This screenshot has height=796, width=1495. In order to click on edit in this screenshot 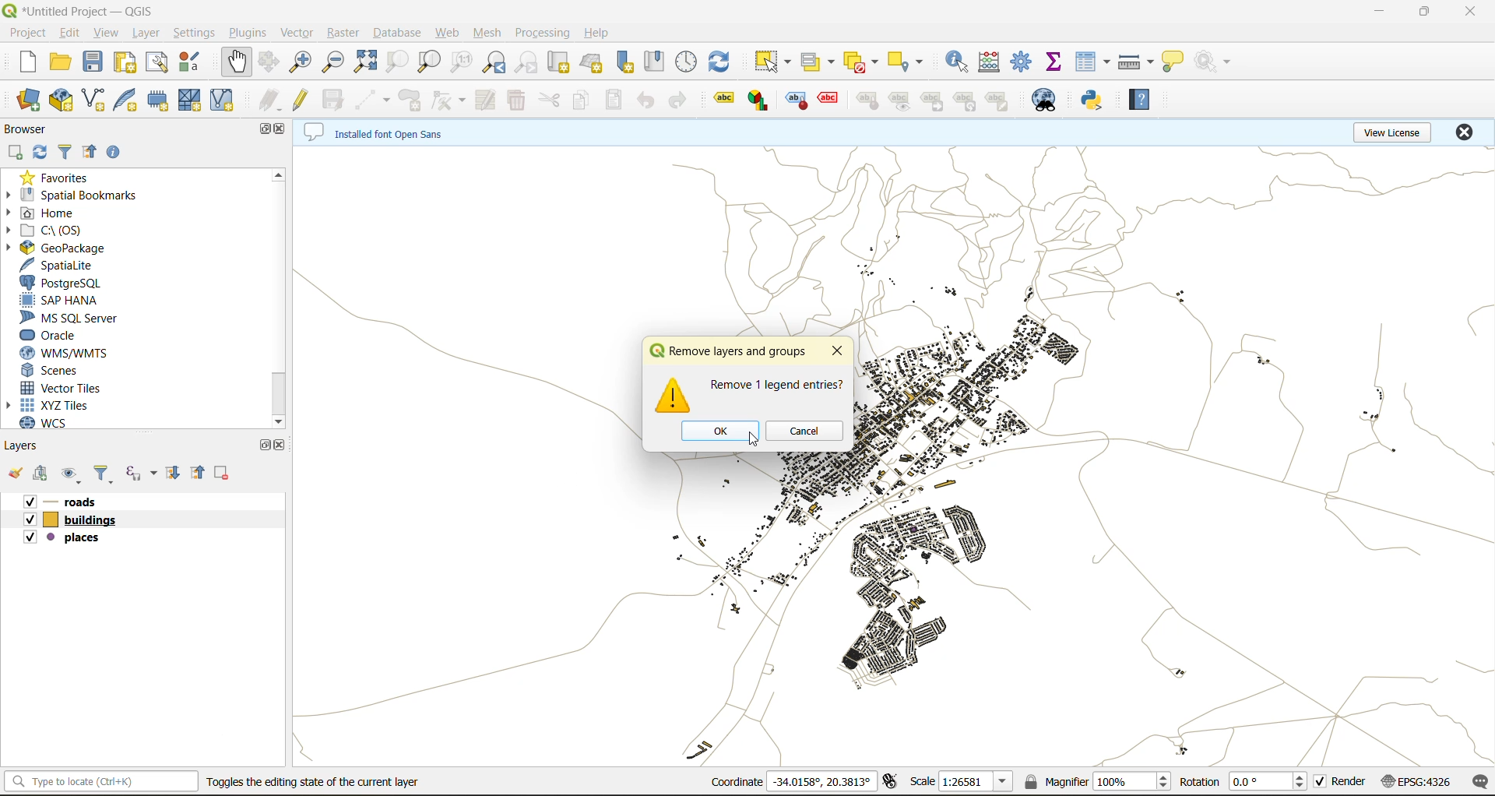, I will do `click(70, 32)`.